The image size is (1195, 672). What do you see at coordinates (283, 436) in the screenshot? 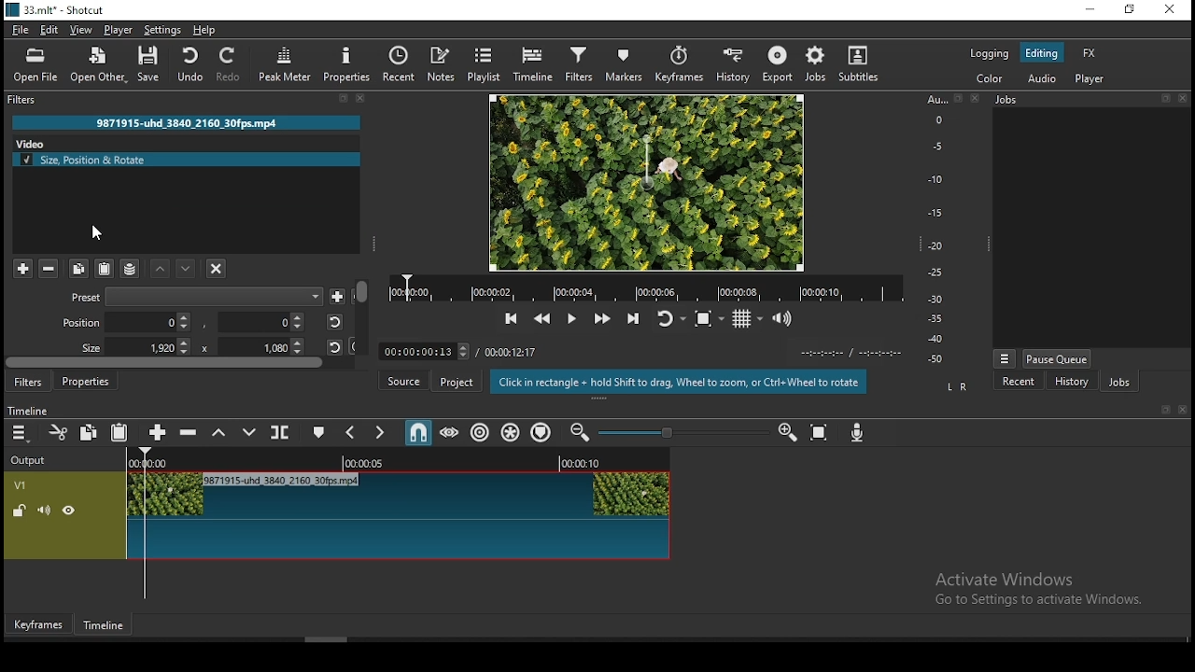
I see `split at playhead` at bounding box center [283, 436].